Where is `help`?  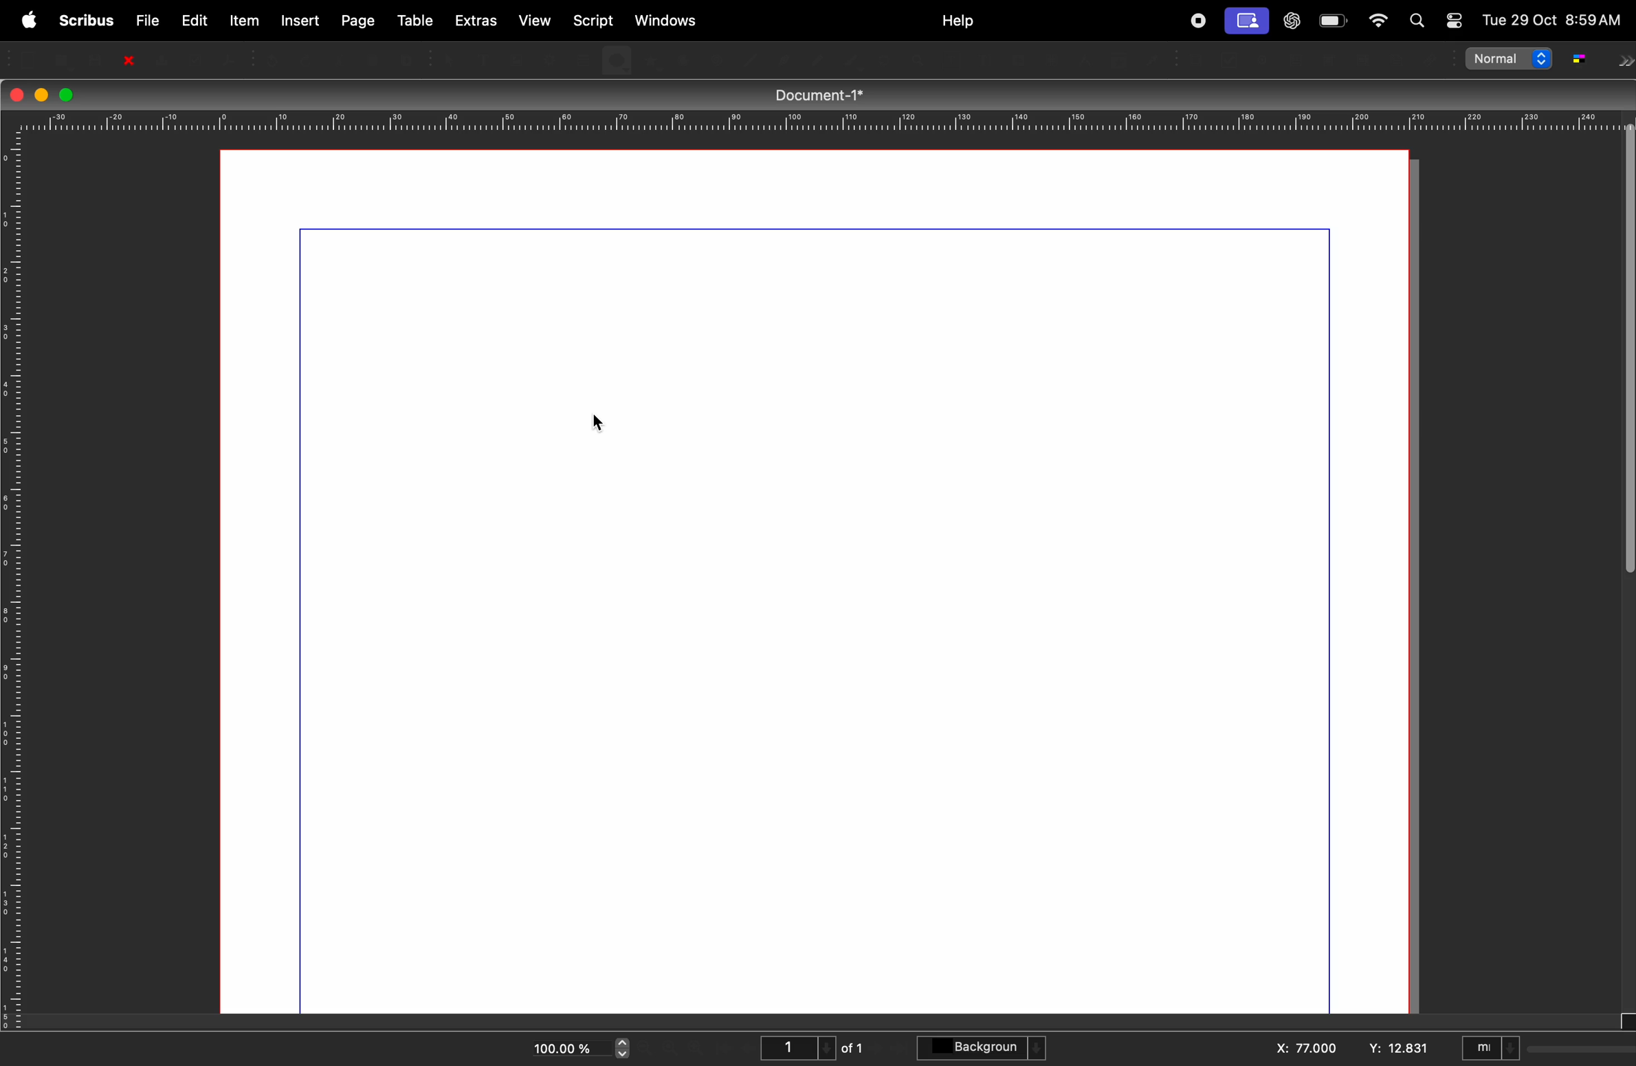
help is located at coordinates (958, 21).